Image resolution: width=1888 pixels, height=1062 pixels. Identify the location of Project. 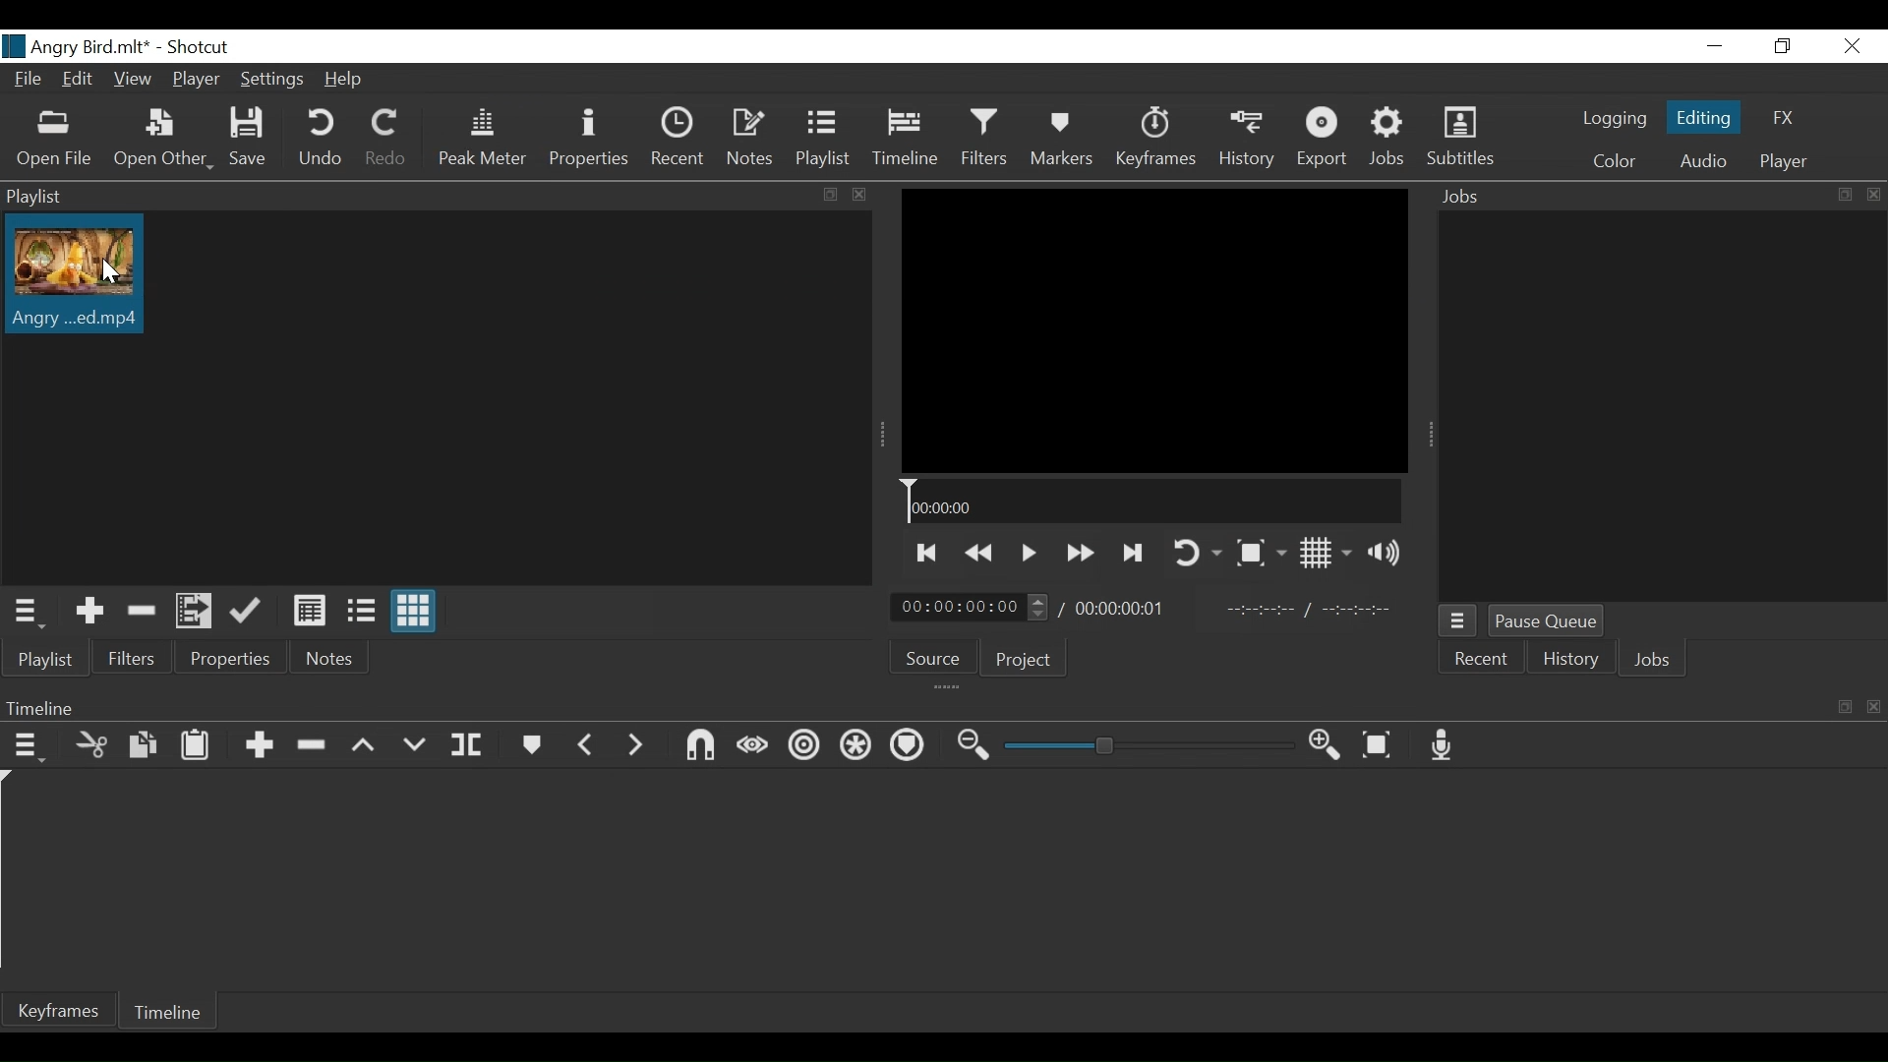
(1023, 660).